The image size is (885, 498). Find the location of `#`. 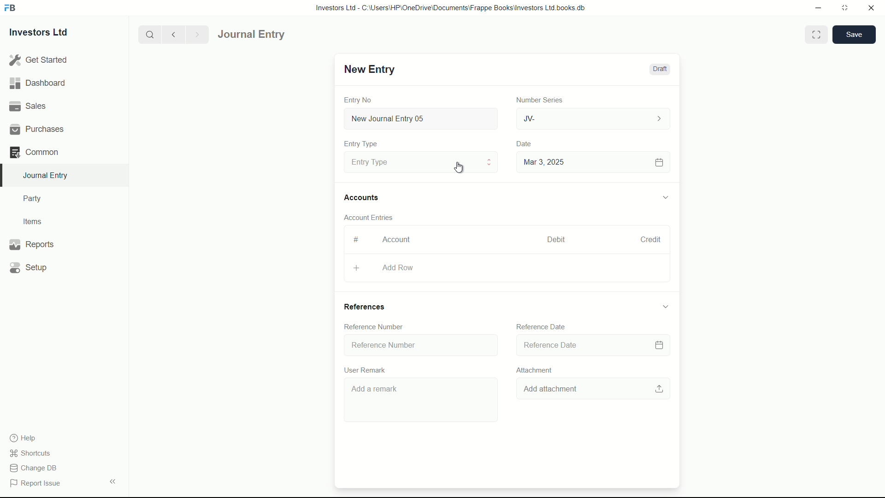

# is located at coordinates (357, 239).